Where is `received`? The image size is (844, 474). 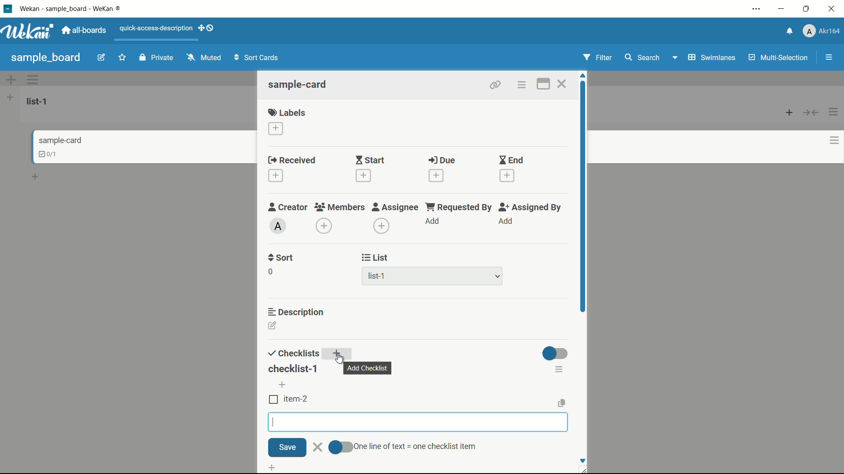 received is located at coordinates (292, 161).